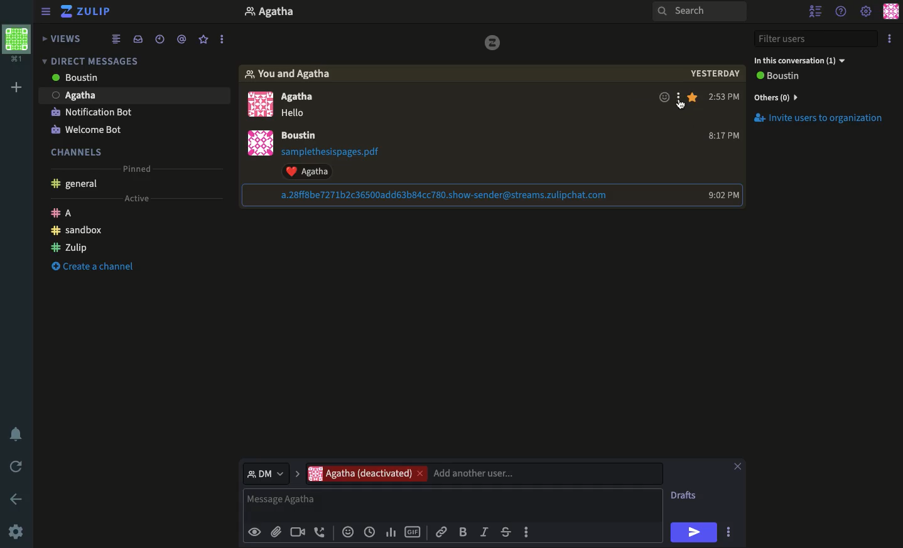 The image size is (903, 548). Describe the element at coordinates (685, 497) in the screenshot. I see `Drafts` at that location.